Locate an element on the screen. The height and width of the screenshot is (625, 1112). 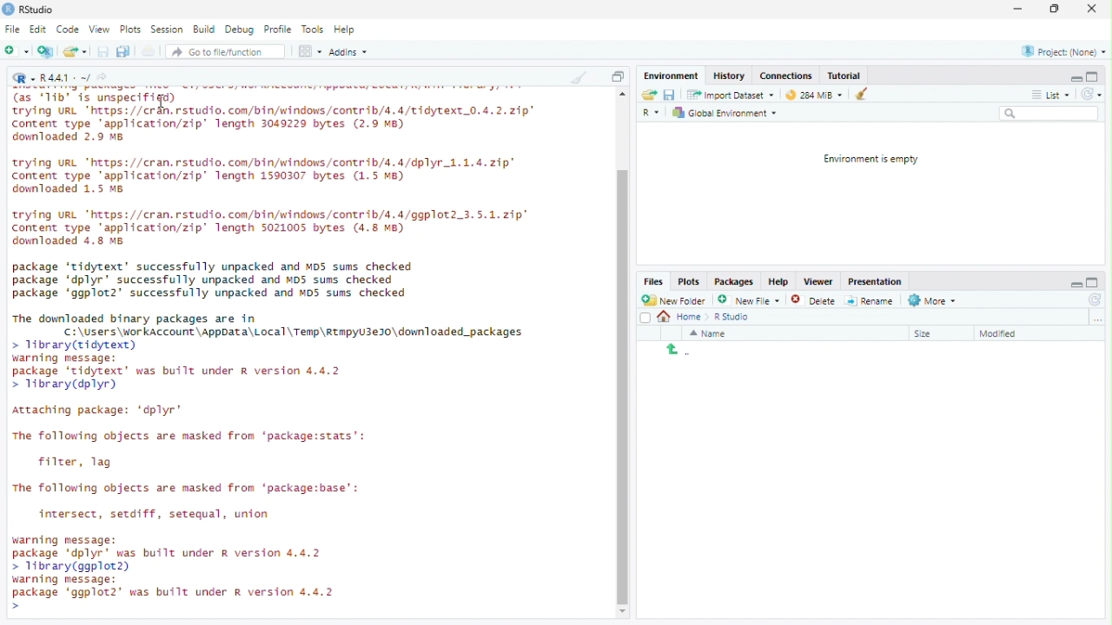
R is located at coordinates (653, 114).